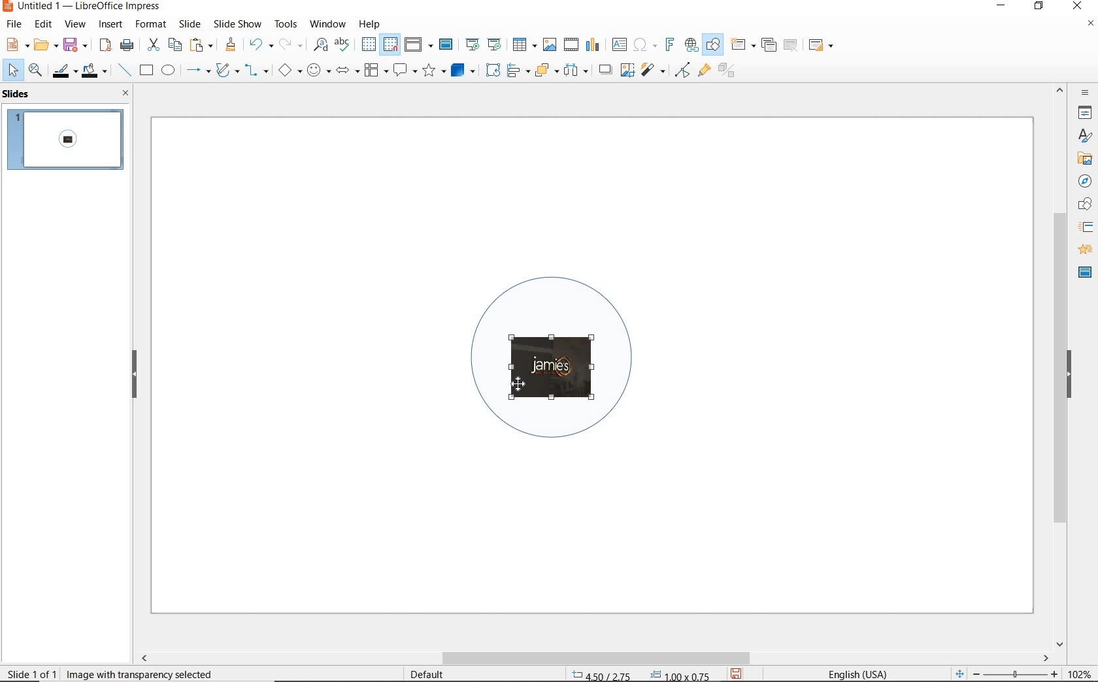  I want to click on filter, so click(682, 68).